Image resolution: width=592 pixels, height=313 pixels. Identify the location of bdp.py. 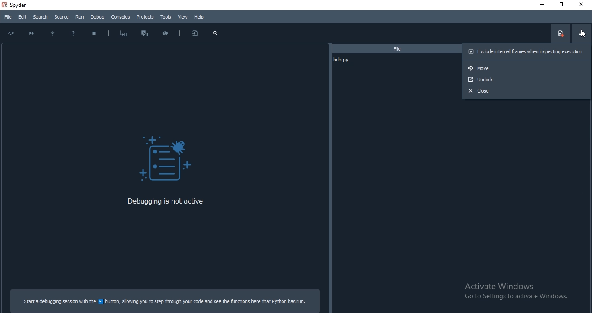
(396, 60).